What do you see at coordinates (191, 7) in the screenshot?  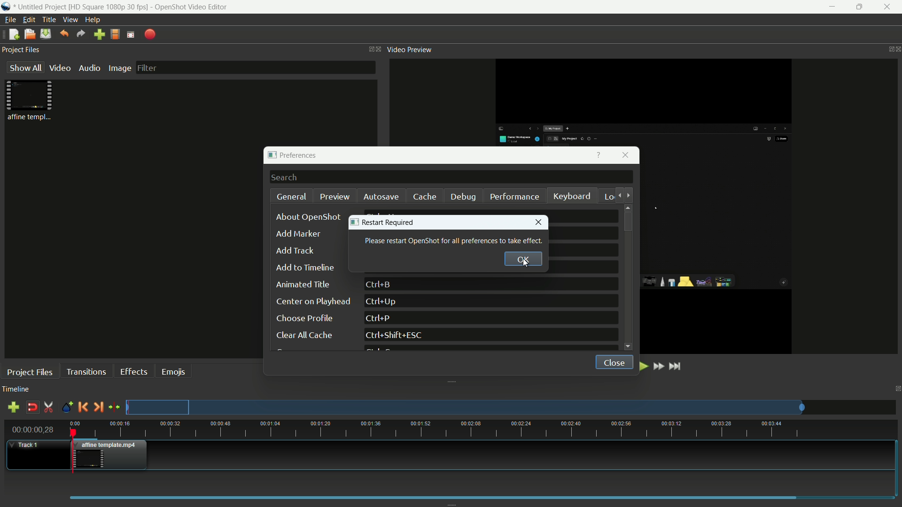 I see `app name` at bounding box center [191, 7].